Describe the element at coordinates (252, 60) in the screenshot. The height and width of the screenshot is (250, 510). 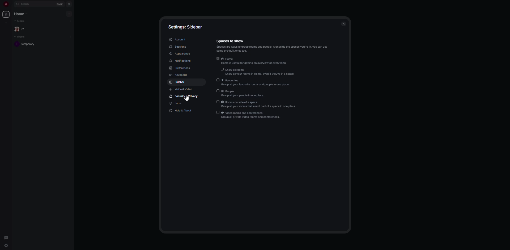
I see `home` at that location.